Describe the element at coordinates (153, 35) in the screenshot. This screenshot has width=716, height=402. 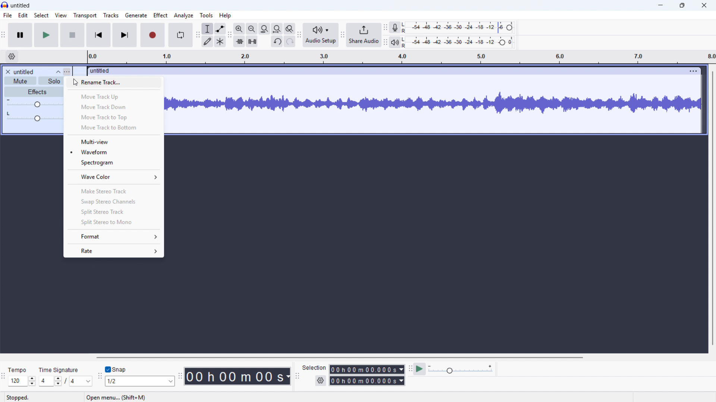
I see `Record ` at that location.